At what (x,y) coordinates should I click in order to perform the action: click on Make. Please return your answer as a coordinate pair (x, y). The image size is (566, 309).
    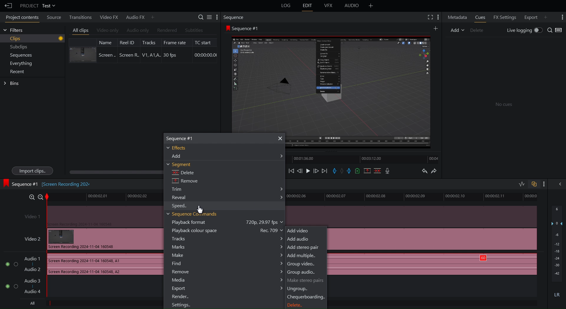
    Looking at the image, I should click on (226, 255).